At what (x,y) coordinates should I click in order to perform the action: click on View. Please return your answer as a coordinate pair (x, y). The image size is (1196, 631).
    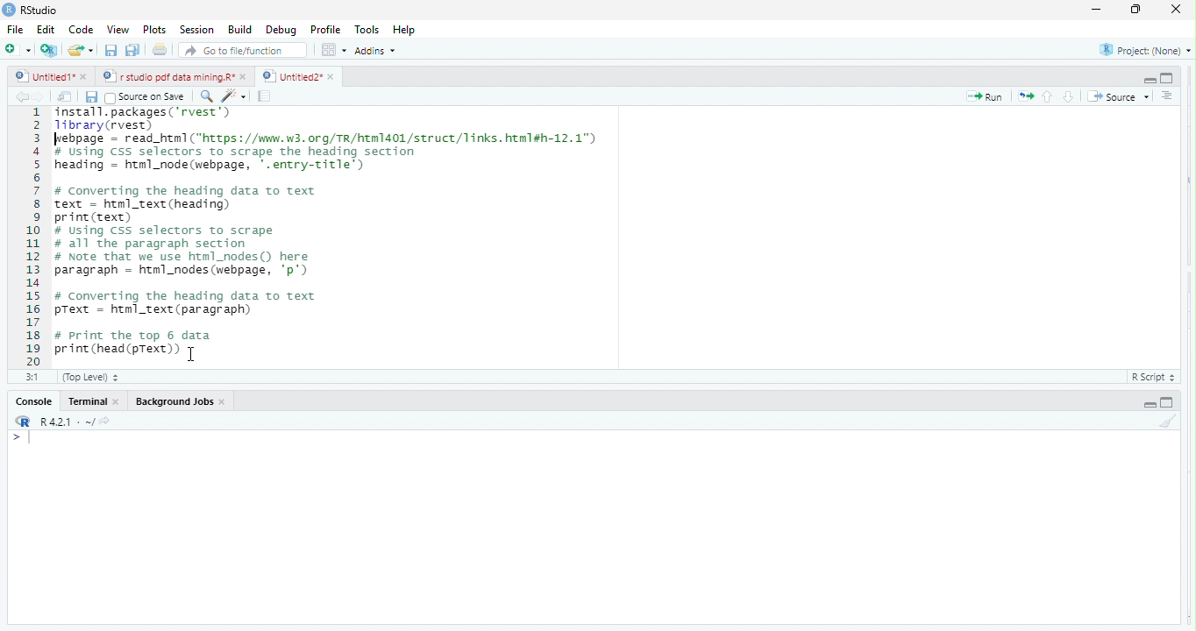
    Looking at the image, I should click on (117, 31).